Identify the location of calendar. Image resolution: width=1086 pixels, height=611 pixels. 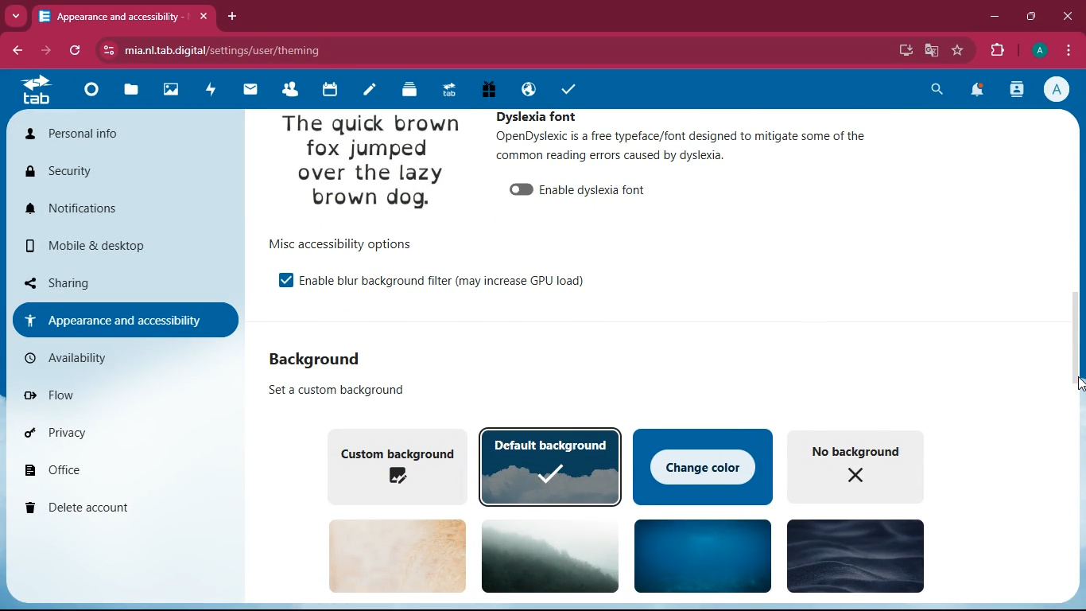
(328, 90).